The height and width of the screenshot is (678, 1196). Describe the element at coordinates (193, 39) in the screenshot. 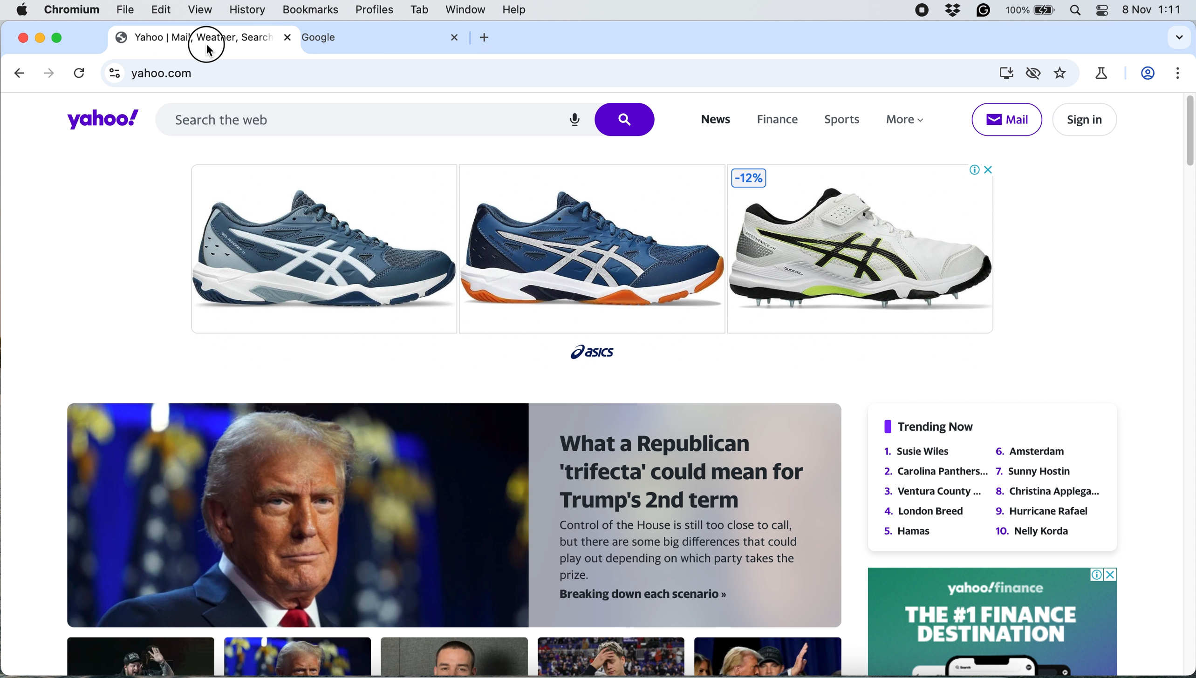

I see `yahoo | mail, weather, search` at that location.